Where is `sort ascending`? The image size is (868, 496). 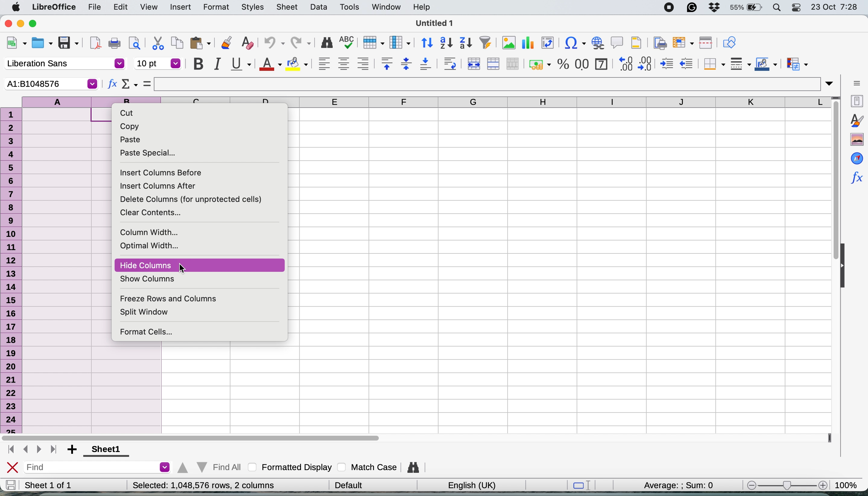 sort ascending is located at coordinates (446, 43).